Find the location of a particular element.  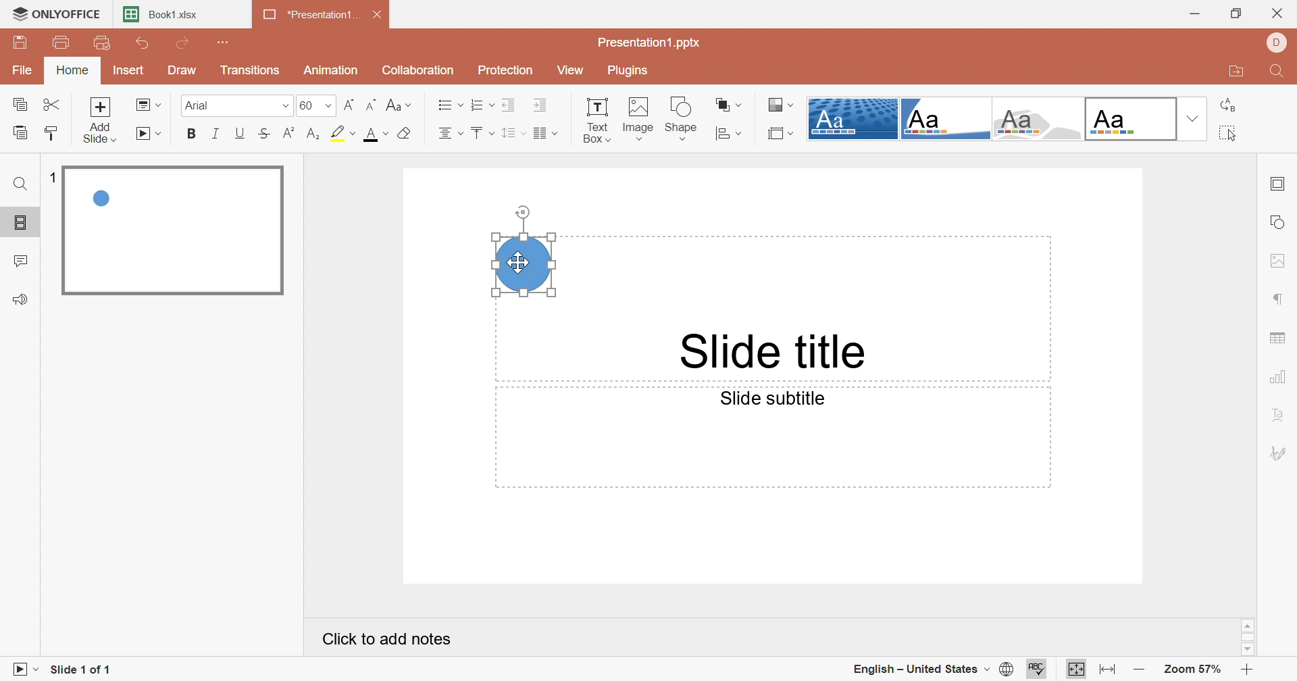

Align shape is located at coordinates (730, 134).